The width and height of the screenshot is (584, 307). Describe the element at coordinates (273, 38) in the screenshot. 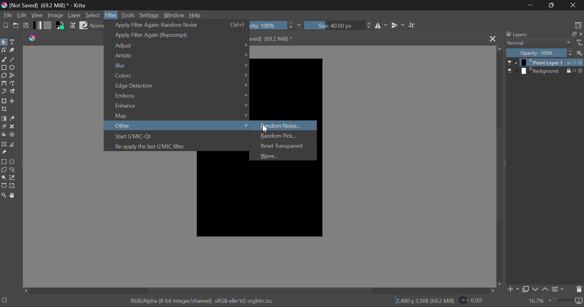

I see `[not saved] (69.2 mib)*` at that location.